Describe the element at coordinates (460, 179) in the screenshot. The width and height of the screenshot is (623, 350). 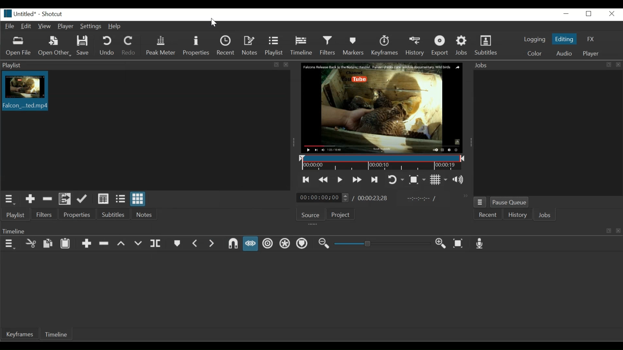
I see `Show the volume control` at that location.